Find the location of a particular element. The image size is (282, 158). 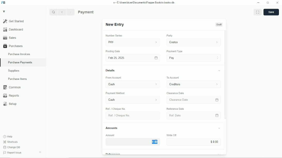

Amounts is located at coordinates (112, 127).